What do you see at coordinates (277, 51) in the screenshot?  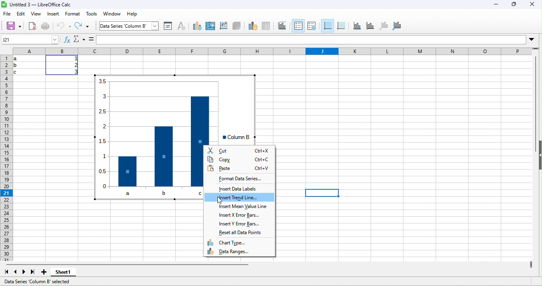 I see `column headings` at bounding box center [277, 51].